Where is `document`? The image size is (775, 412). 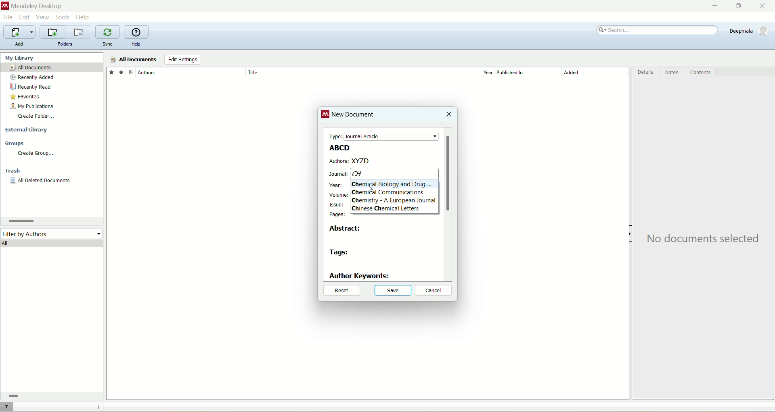 document is located at coordinates (131, 72).